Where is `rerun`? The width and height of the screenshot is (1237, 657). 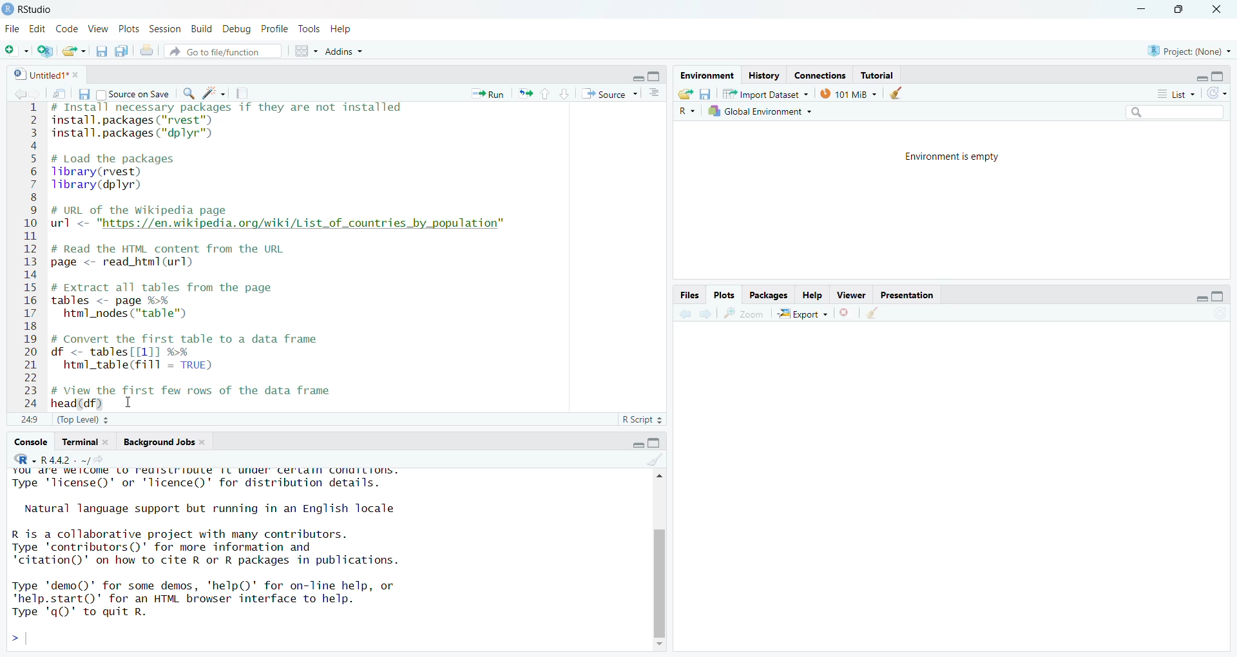 rerun is located at coordinates (525, 93).